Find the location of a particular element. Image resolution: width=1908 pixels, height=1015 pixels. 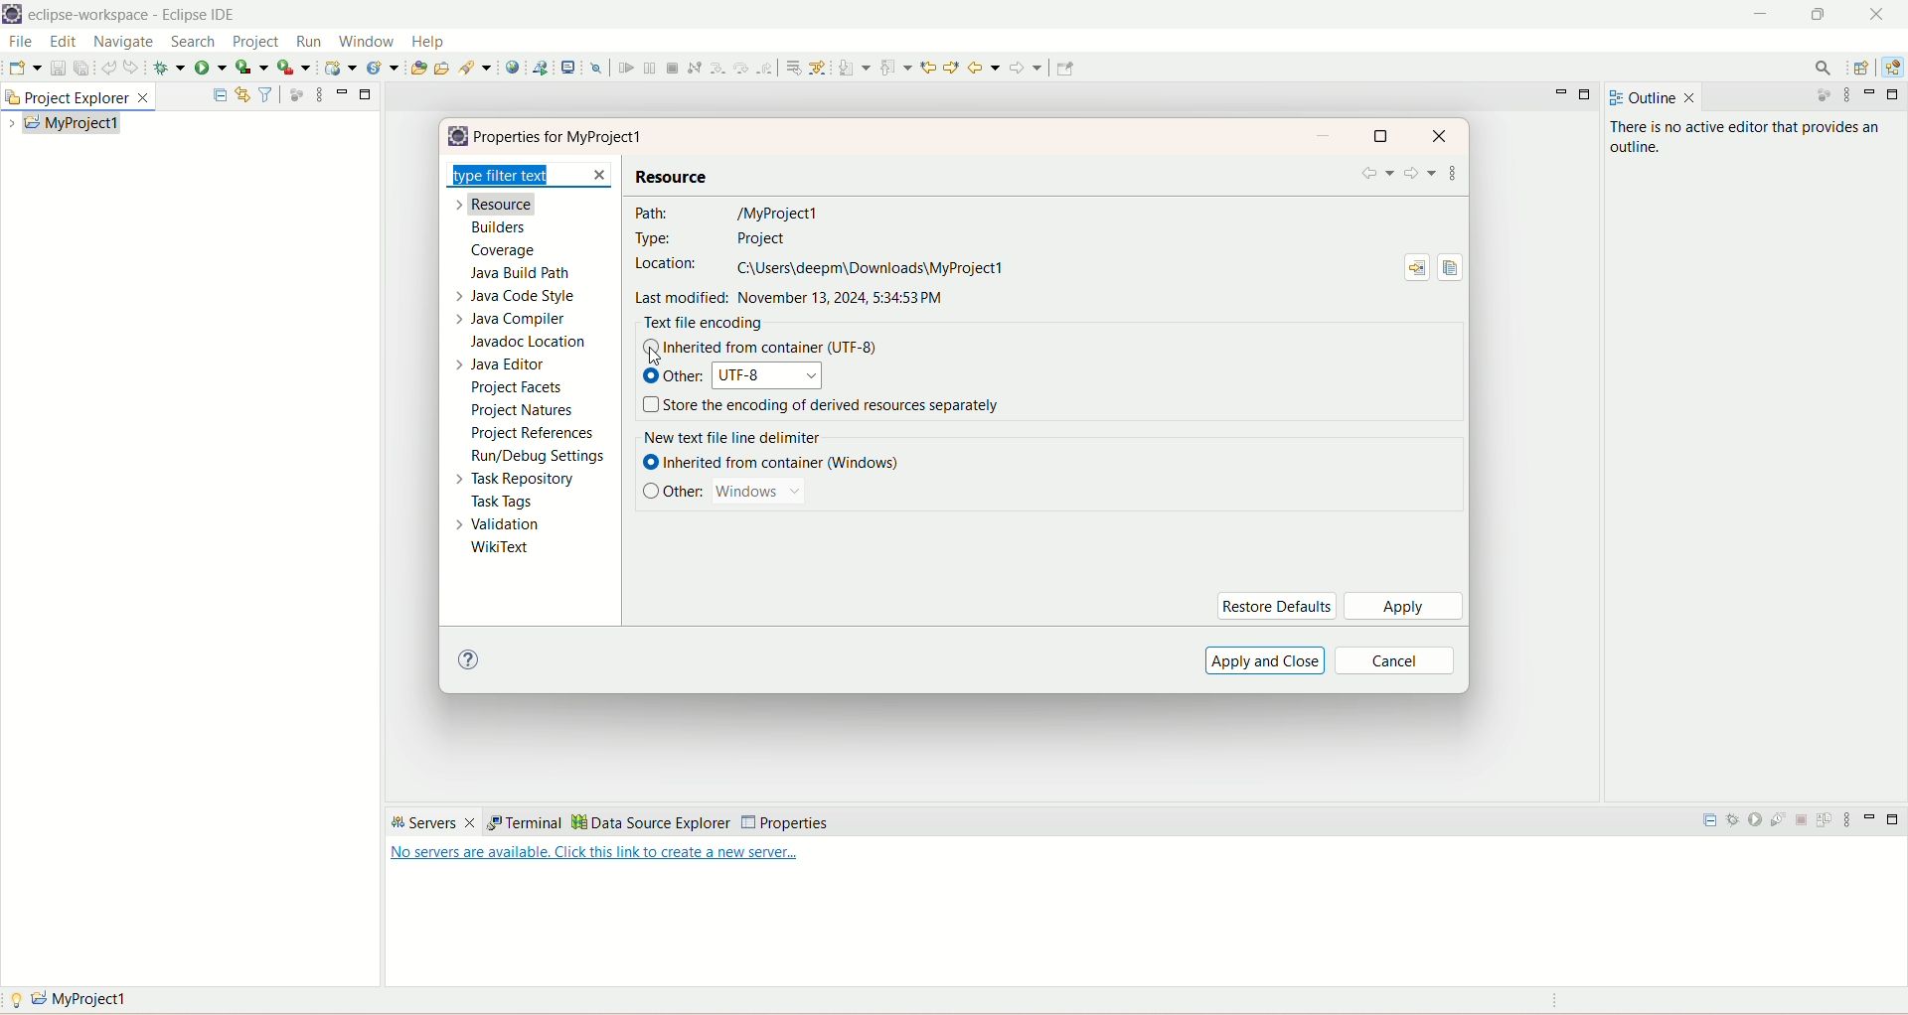

link with editor is located at coordinates (242, 92).